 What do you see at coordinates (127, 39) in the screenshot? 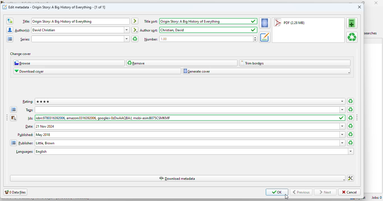
I see `dropdown` at bounding box center [127, 39].